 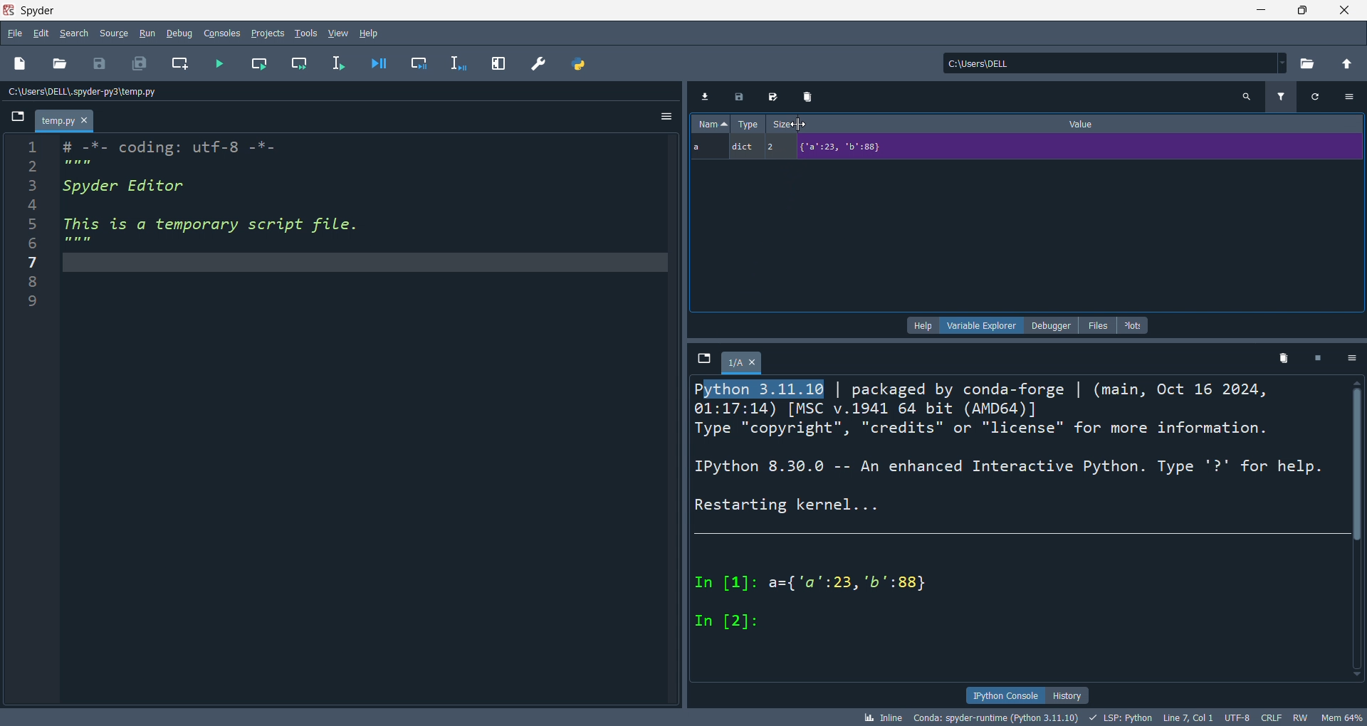 What do you see at coordinates (14, 117) in the screenshot?
I see `browse tabs` at bounding box center [14, 117].